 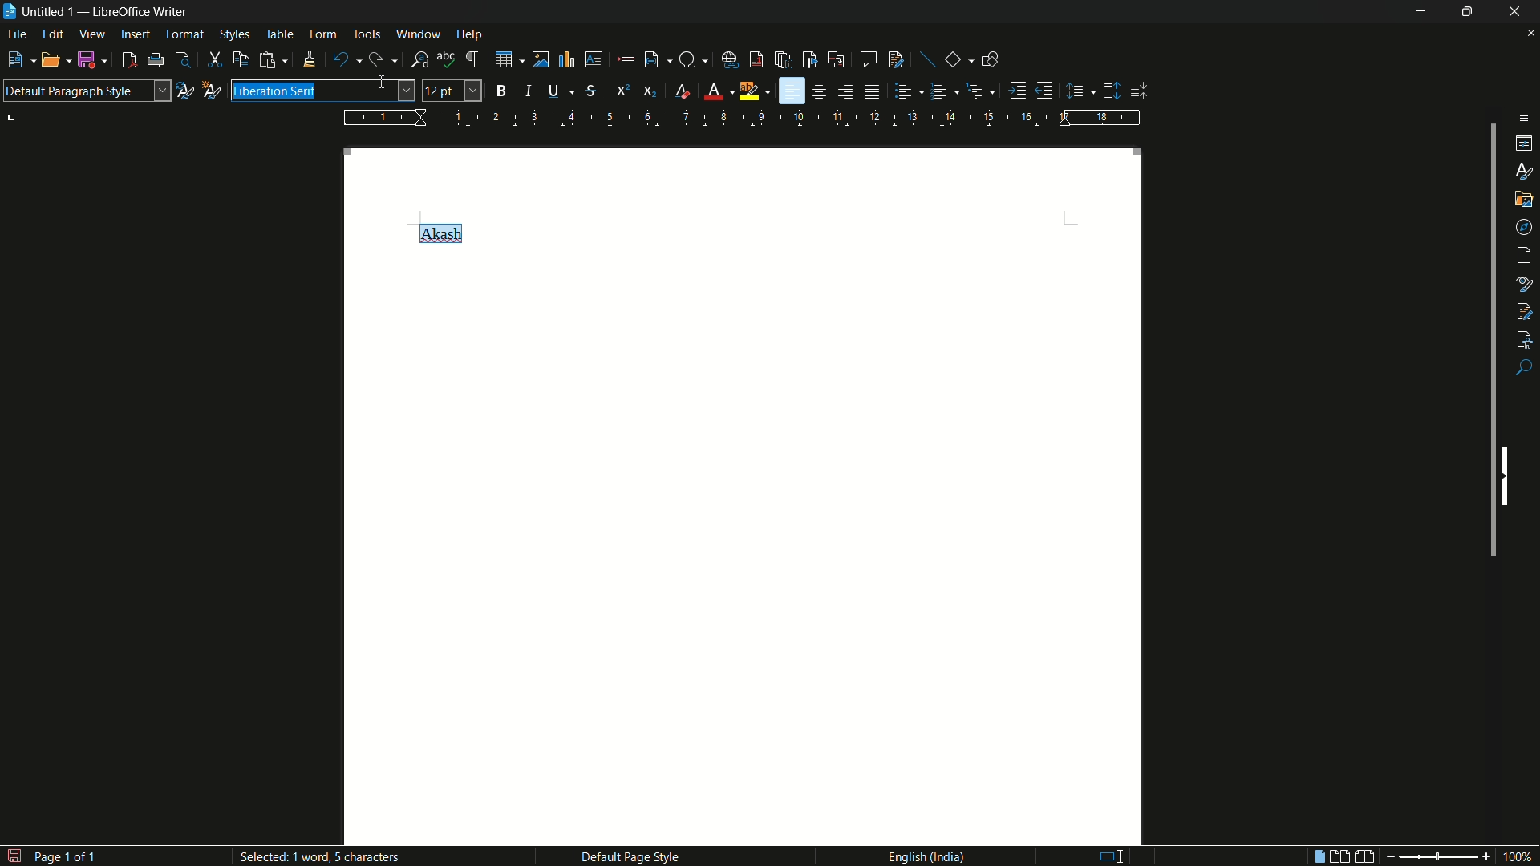 What do you see at coordinates (322, 34) in the screenshot?
I see `form menu` at bounding box center [322, 34].